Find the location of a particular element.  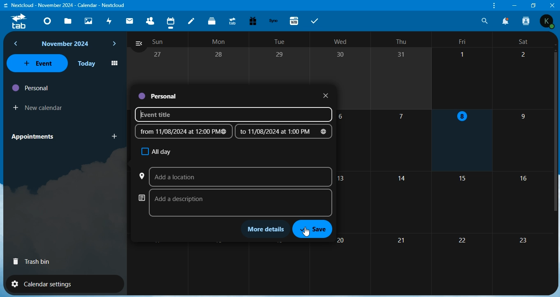

notifications is located at coordinates (506, 21).